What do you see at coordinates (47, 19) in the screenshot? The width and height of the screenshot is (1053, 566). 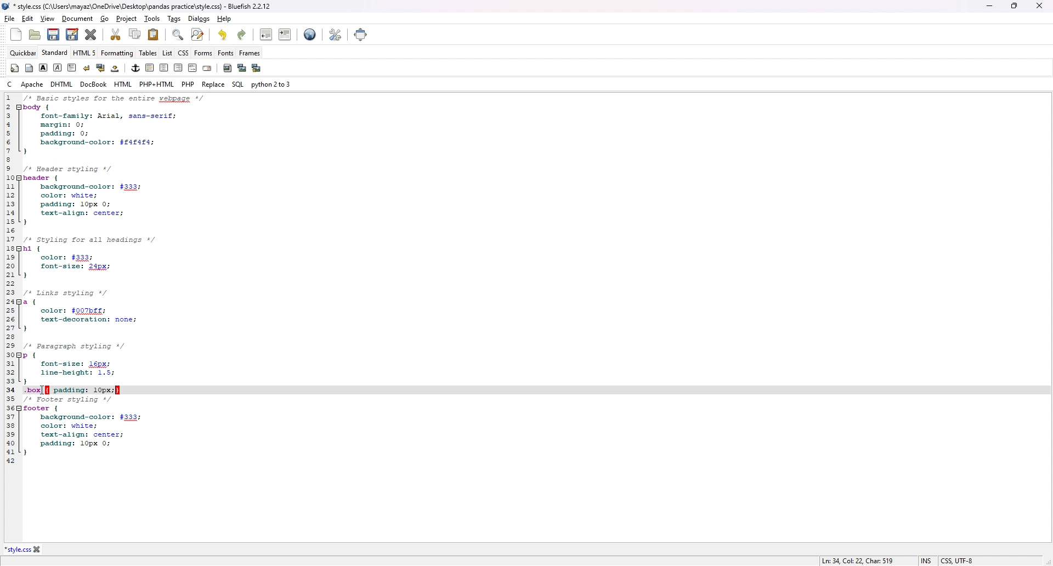 I see `view` at bounding box center [47, 19].